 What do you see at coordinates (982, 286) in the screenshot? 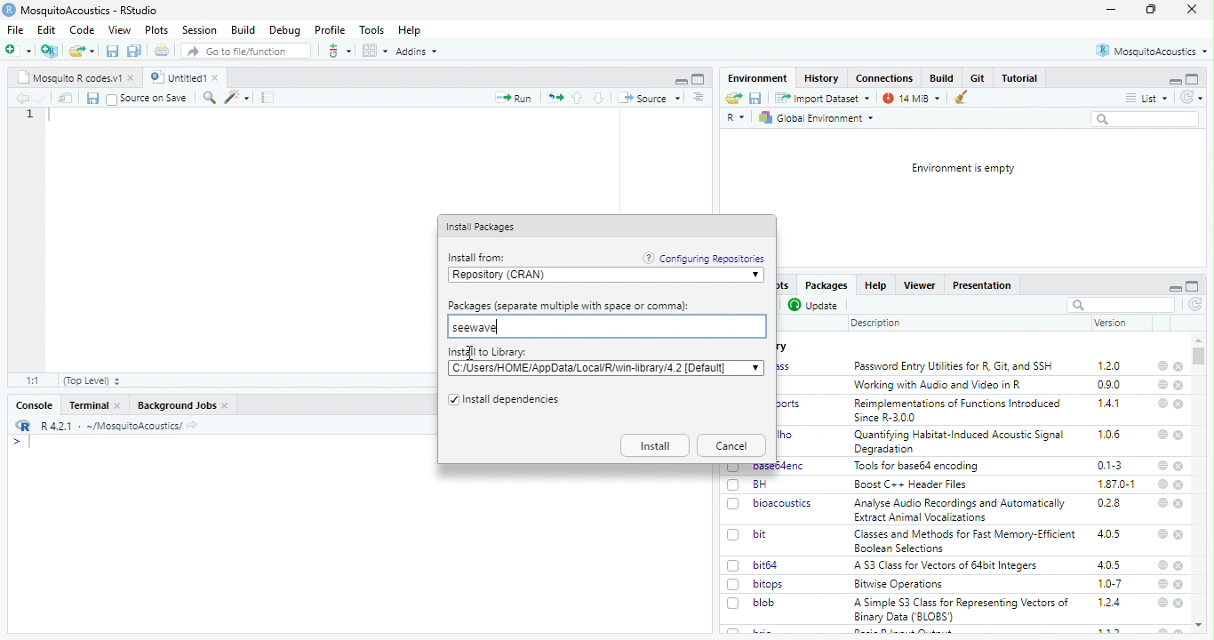
I see `Presentation` at bounding box center [982, 286].